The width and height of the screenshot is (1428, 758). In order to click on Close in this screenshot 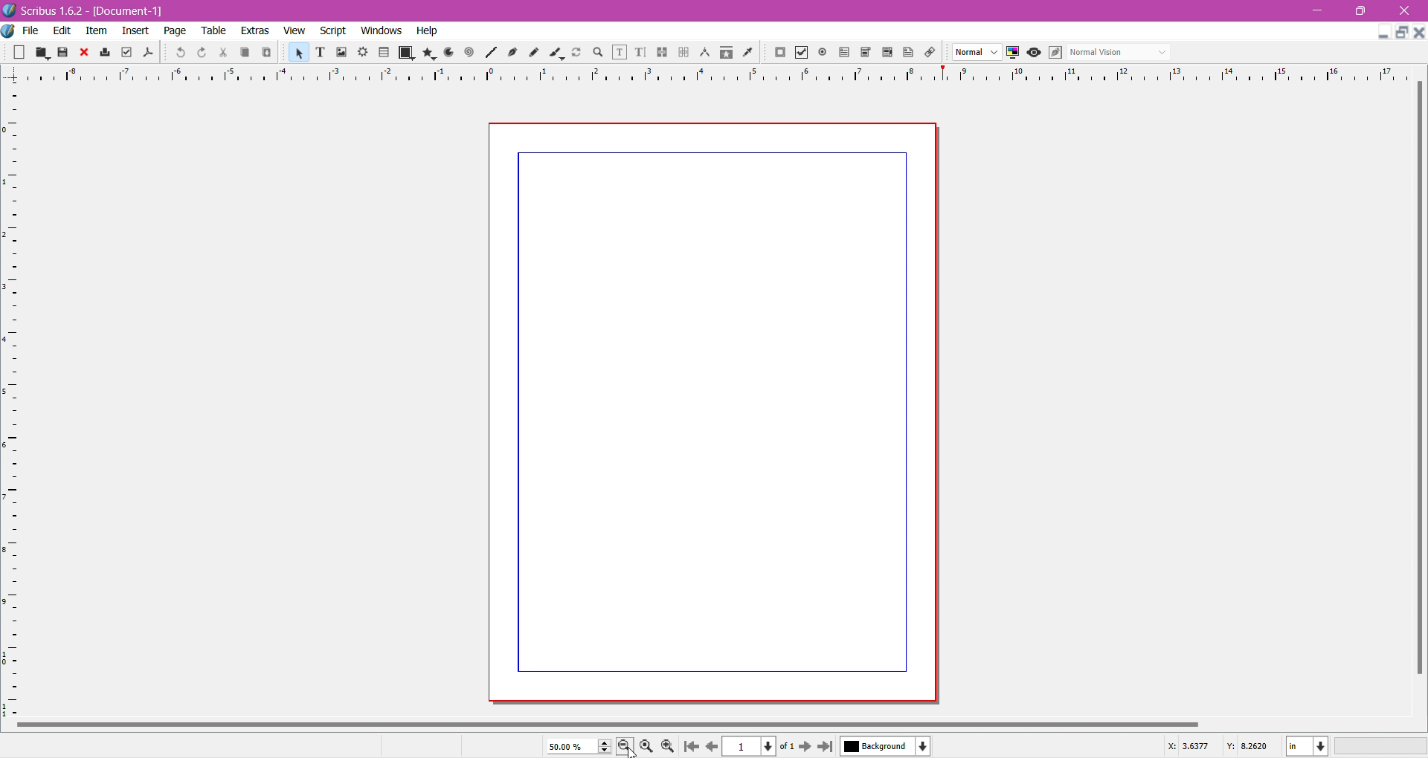, I will do `click(83, 53)`.